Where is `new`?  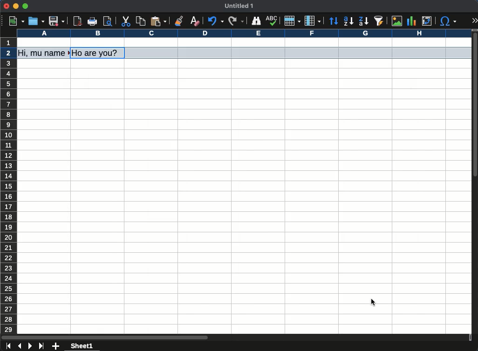 new is located at coordinates (16, 21).